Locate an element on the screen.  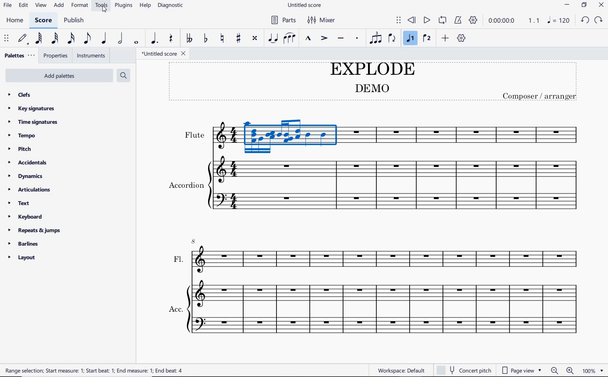
voice 1 is located at coordinates (410, 39).